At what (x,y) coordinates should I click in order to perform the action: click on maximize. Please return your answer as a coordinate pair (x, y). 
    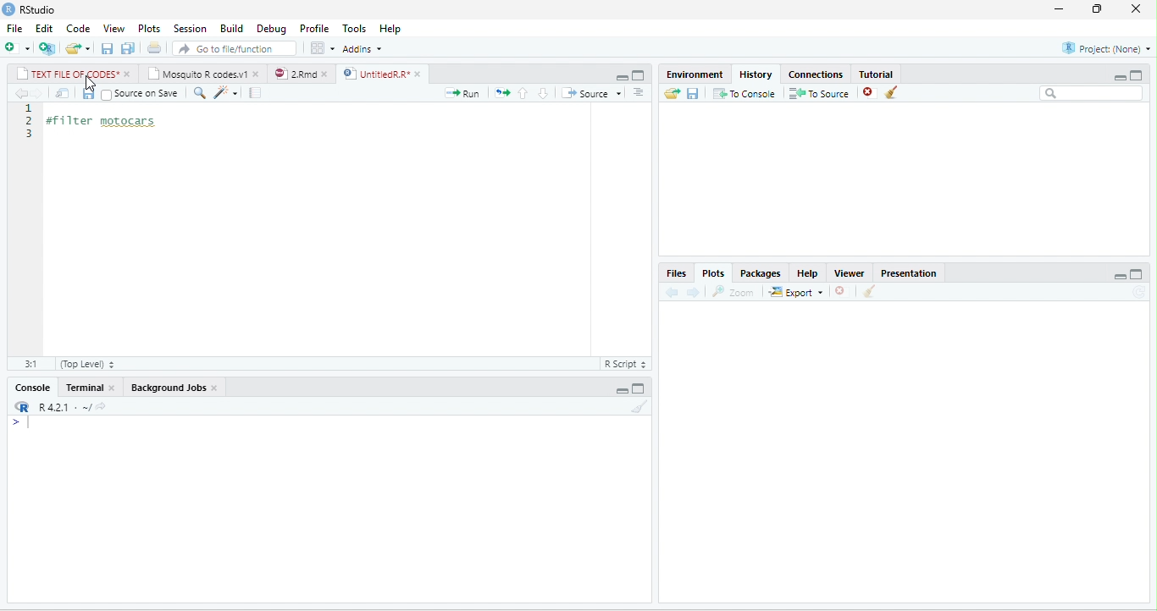
    Looking at the image, I should click on (1137, 274).